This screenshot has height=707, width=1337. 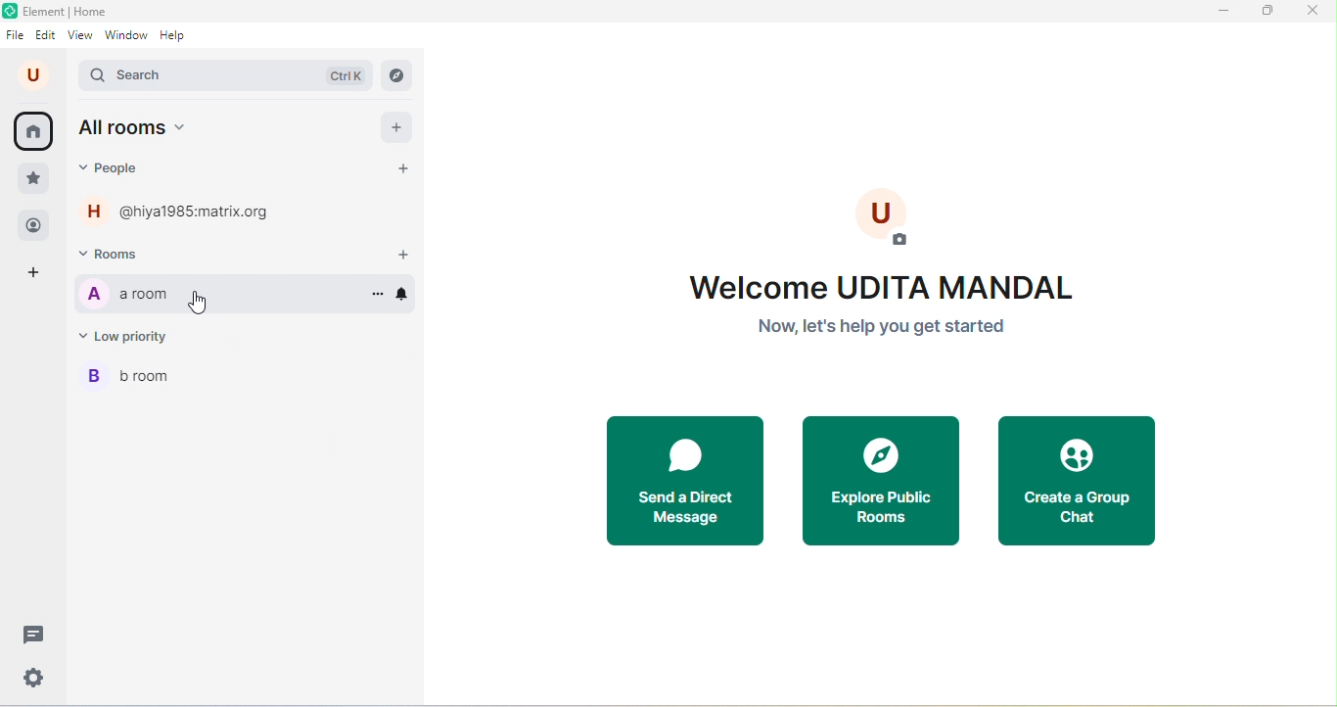 I want to click on welcome Udita Mandal Now, Let's help you get started , so click(x=899, y=308).